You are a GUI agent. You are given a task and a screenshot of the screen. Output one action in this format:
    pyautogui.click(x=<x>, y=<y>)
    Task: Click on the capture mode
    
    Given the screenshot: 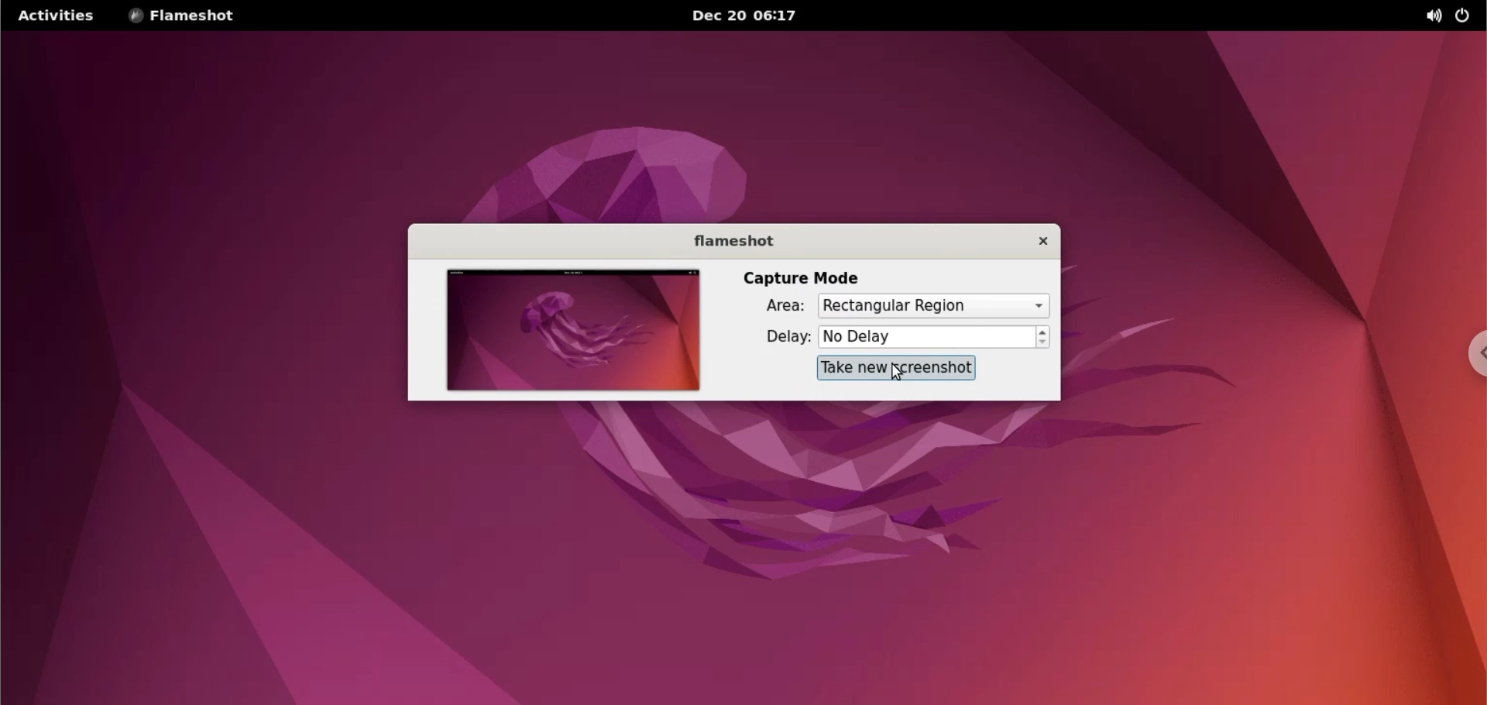 What is the action you would take?
    pyautogui.click(x=805, y=277)
    